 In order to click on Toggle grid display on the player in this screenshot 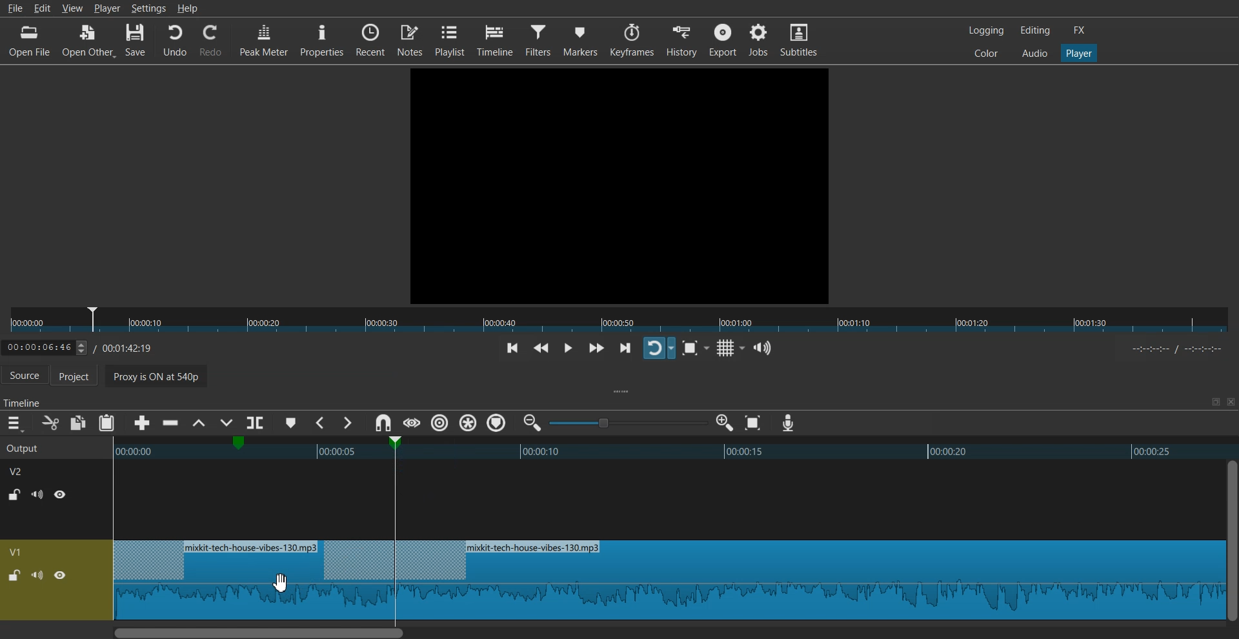, I will do `click(728, 349)`.